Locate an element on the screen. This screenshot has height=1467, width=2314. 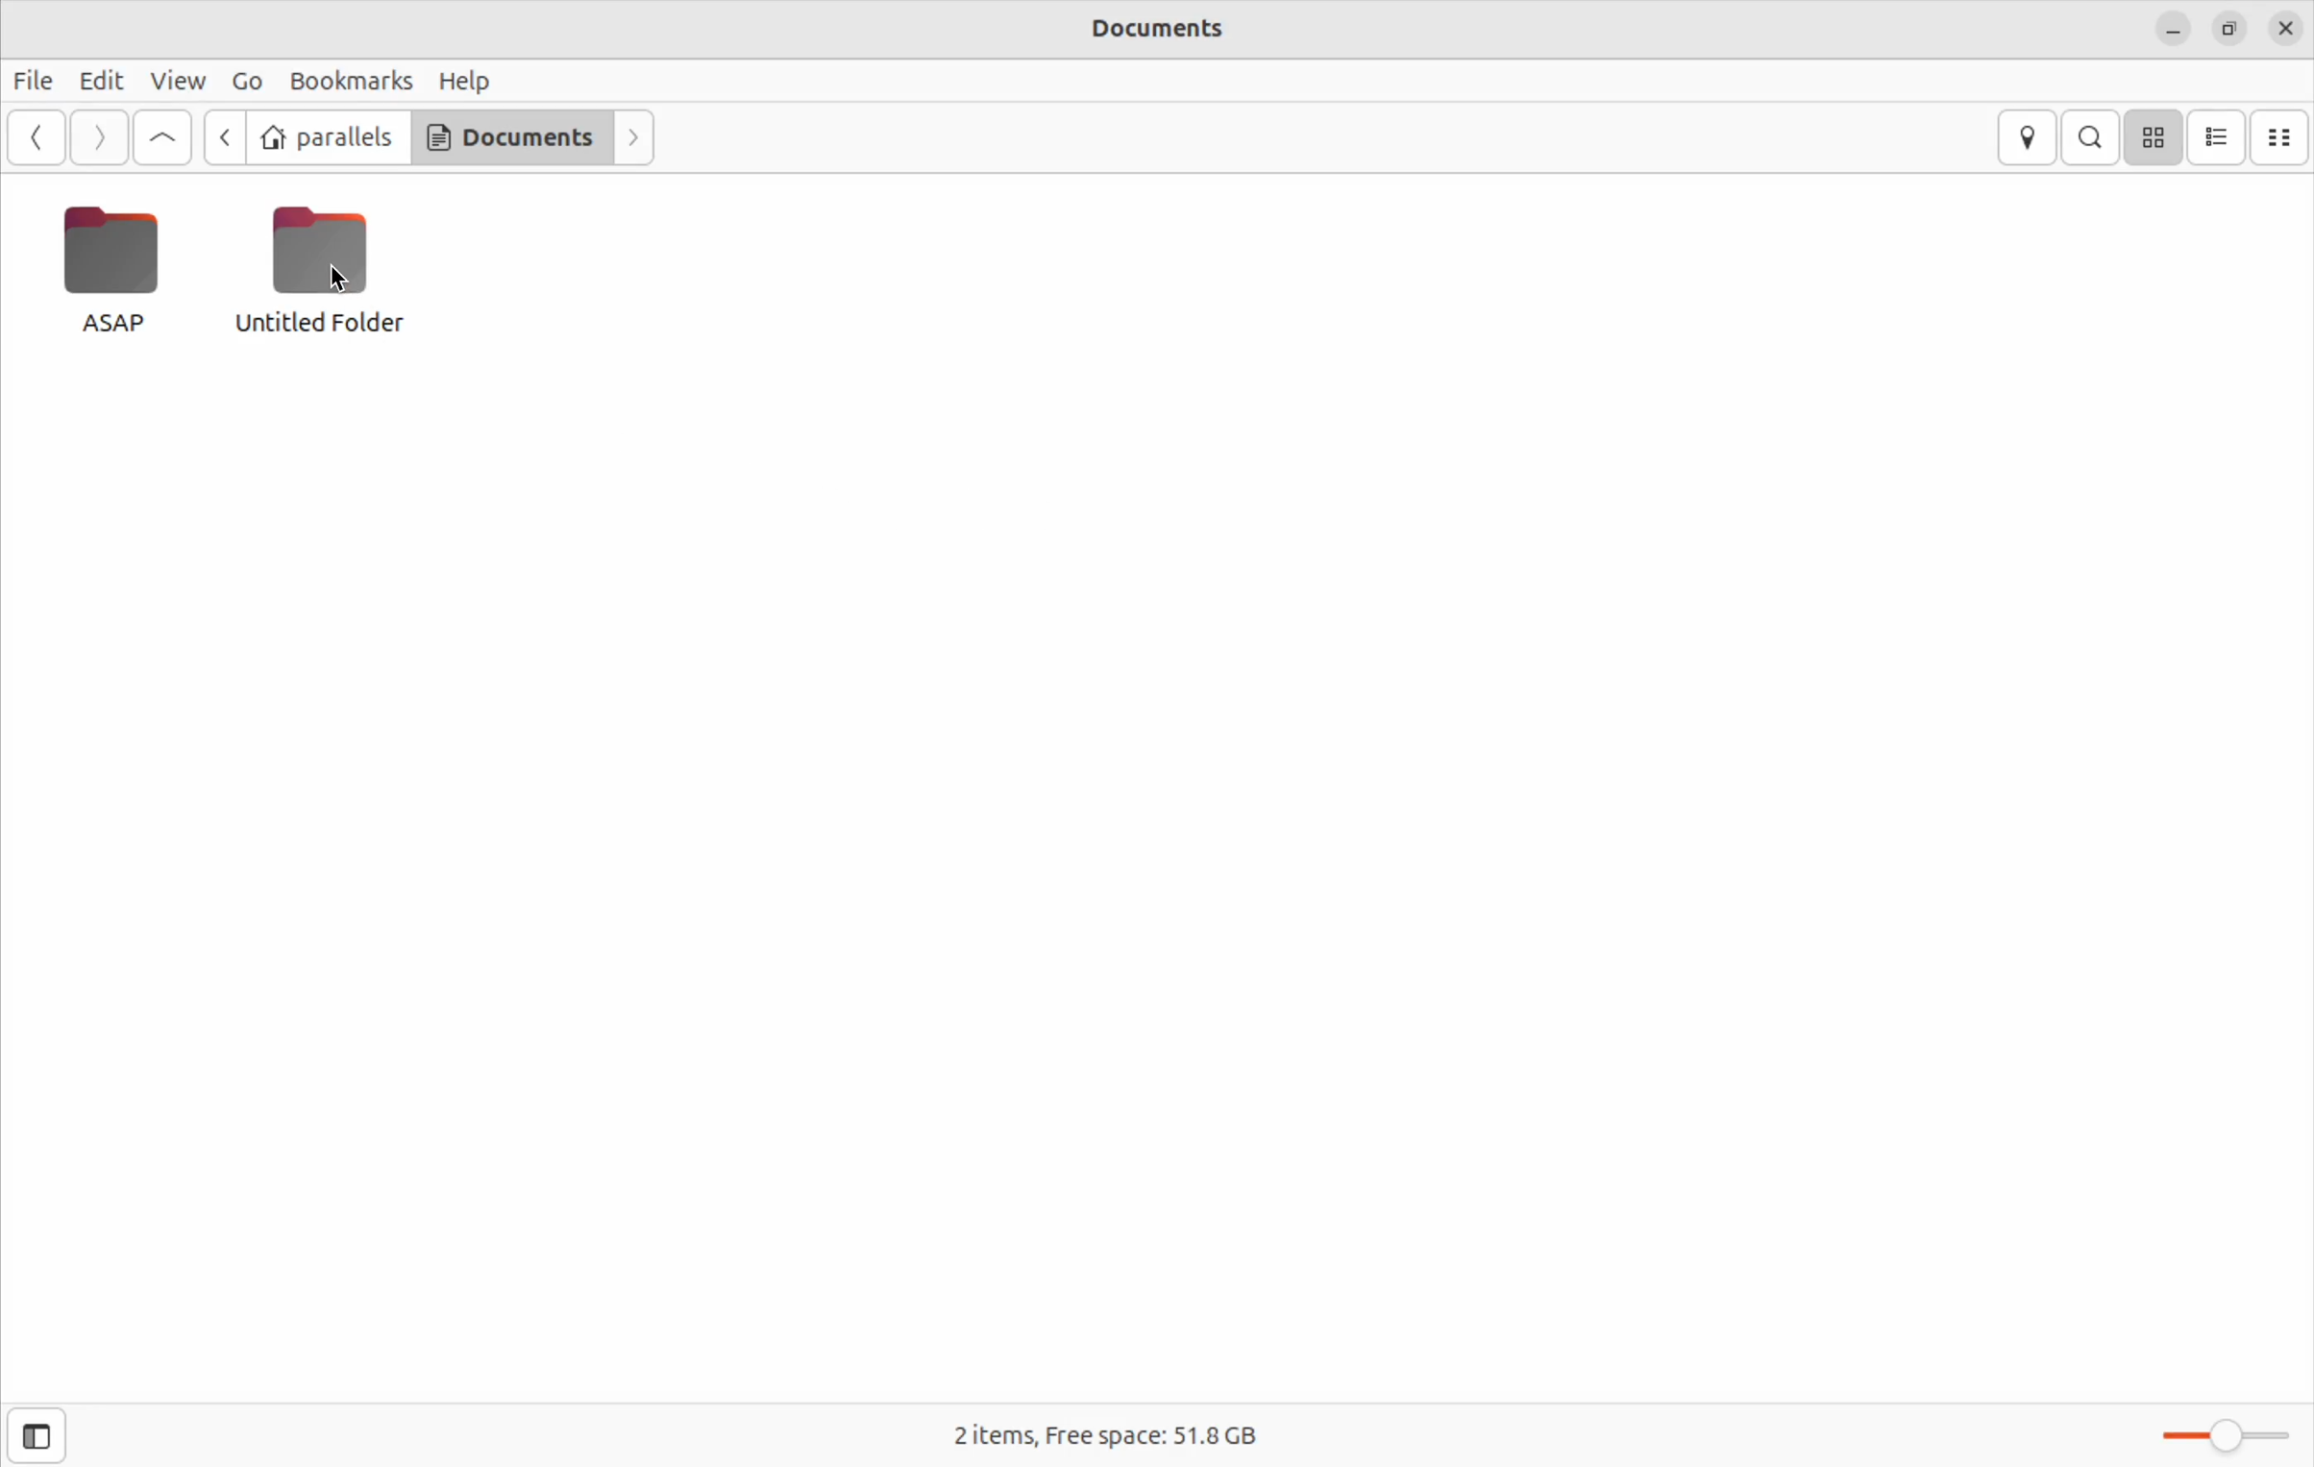
parallels is located at coordinates (328, 138).